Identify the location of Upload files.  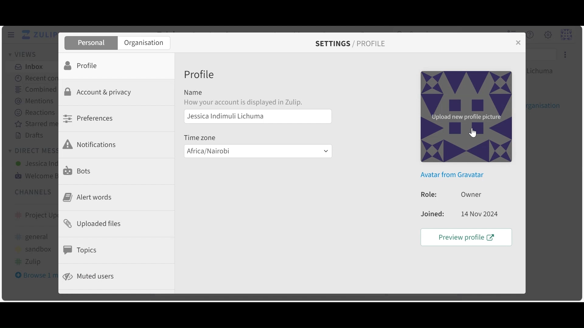
(92, 224).